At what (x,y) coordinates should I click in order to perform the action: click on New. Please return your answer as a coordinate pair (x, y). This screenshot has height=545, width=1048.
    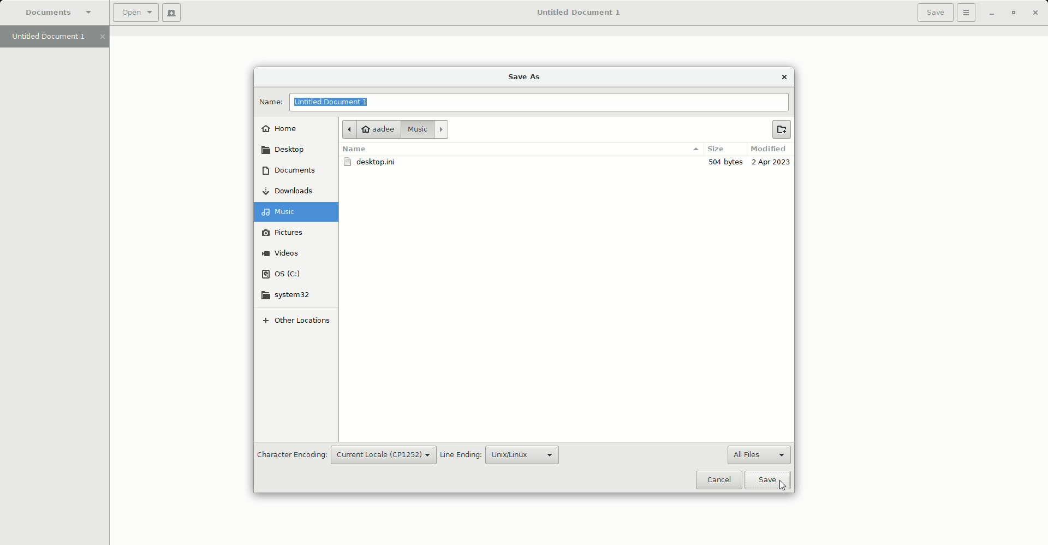
    Looking at the image, I should click on (781, 130).